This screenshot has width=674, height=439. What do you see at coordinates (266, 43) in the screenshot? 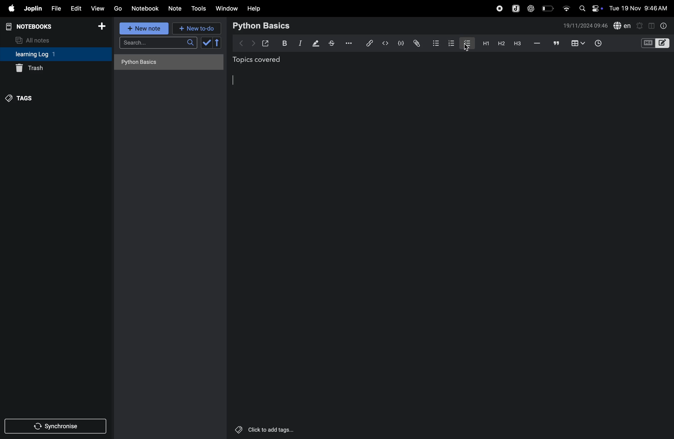
I see `open` at bounding box center [266, 43].